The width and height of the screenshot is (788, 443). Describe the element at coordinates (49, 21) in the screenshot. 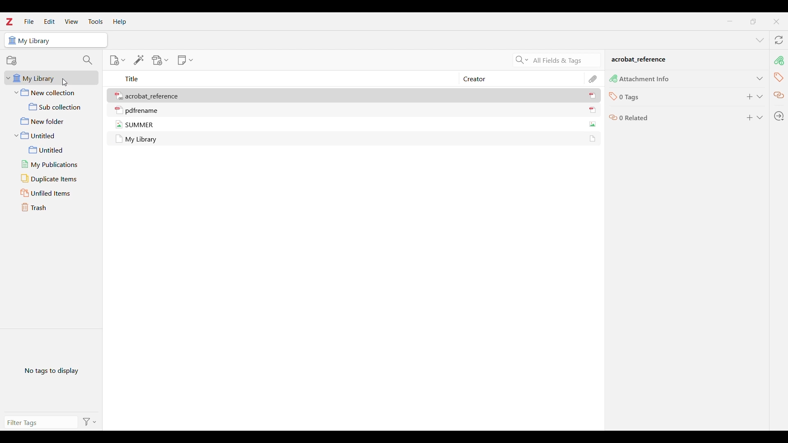

I see `Edit menu` at that location.